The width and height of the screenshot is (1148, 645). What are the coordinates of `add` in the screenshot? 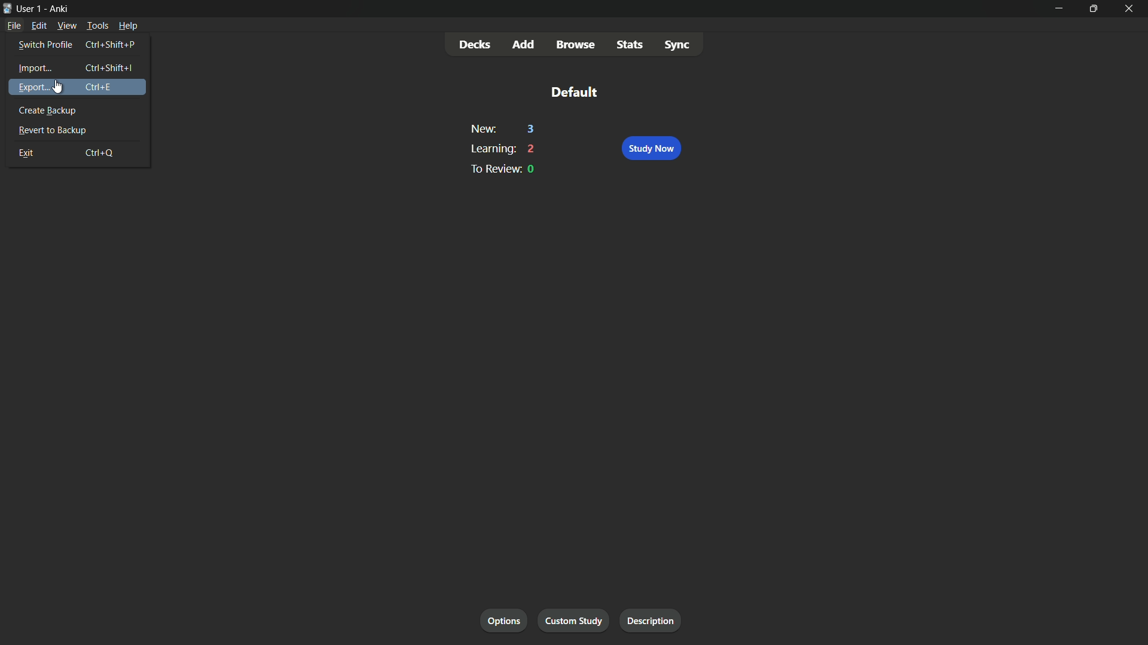 It's located at (524, 45).